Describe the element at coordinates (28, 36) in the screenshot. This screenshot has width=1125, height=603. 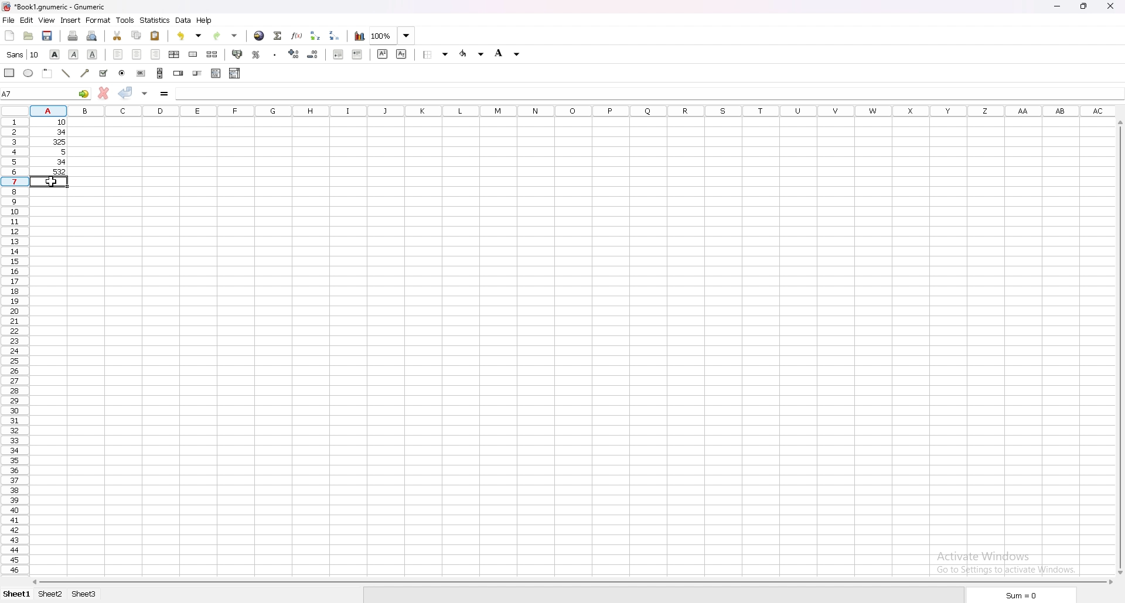
I see `open` at that location.